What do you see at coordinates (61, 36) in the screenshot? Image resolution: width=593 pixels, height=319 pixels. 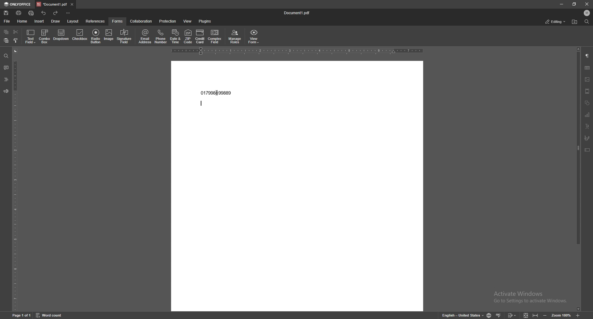 I see `dropdown` at bounding box center [61, 36].